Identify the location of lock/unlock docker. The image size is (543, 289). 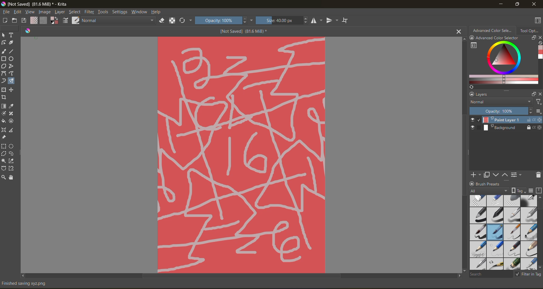
(473, 38).